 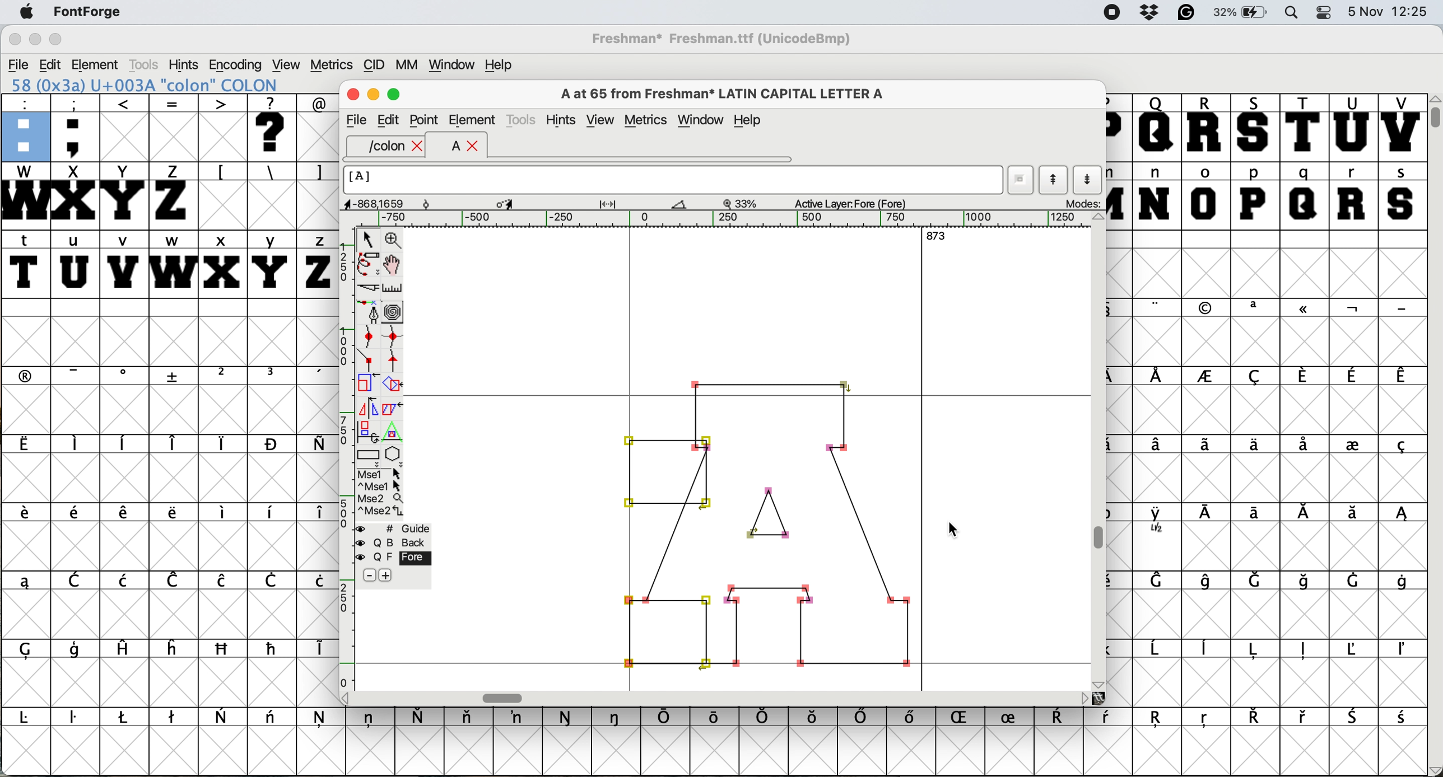 What do you see at coordinates (1118, 128) in the screenshot?
I see `P` at bounding box center [1118, 128].